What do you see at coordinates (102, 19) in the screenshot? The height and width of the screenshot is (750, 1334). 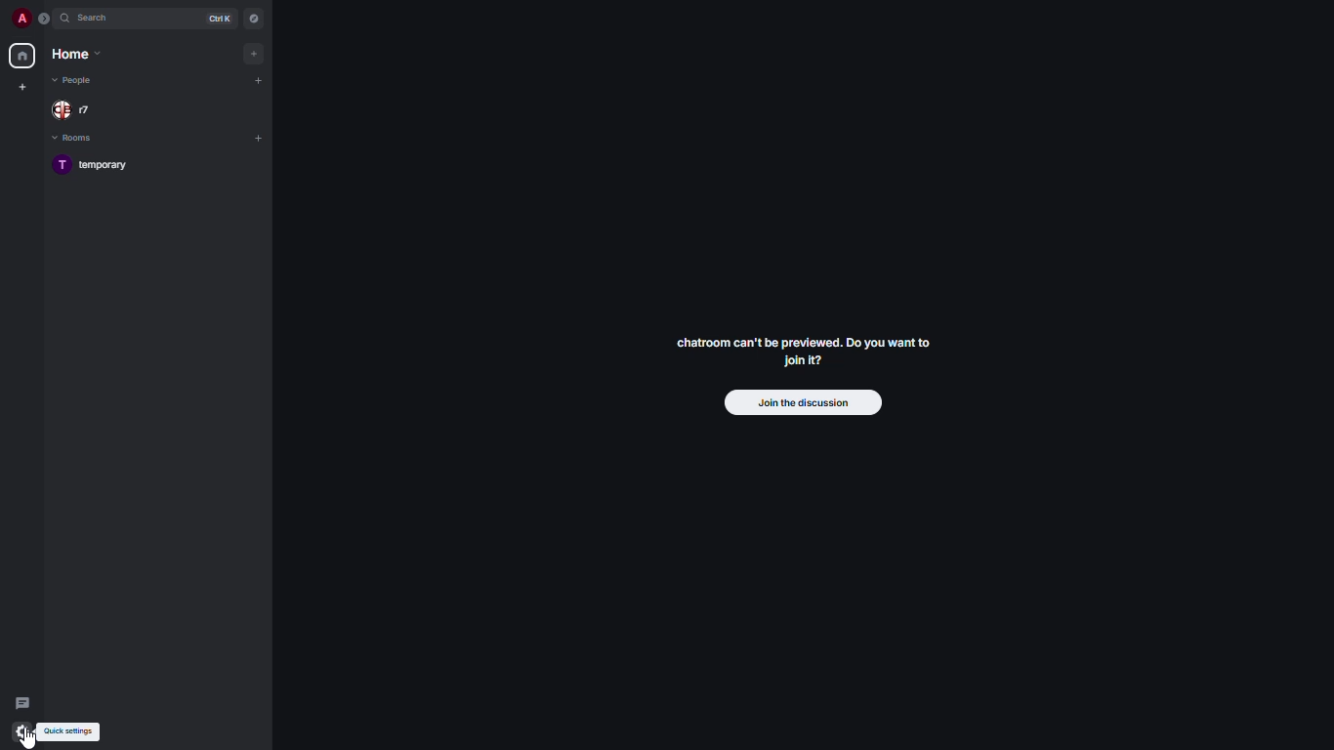 I see `search` at bounding box center [102, 19].